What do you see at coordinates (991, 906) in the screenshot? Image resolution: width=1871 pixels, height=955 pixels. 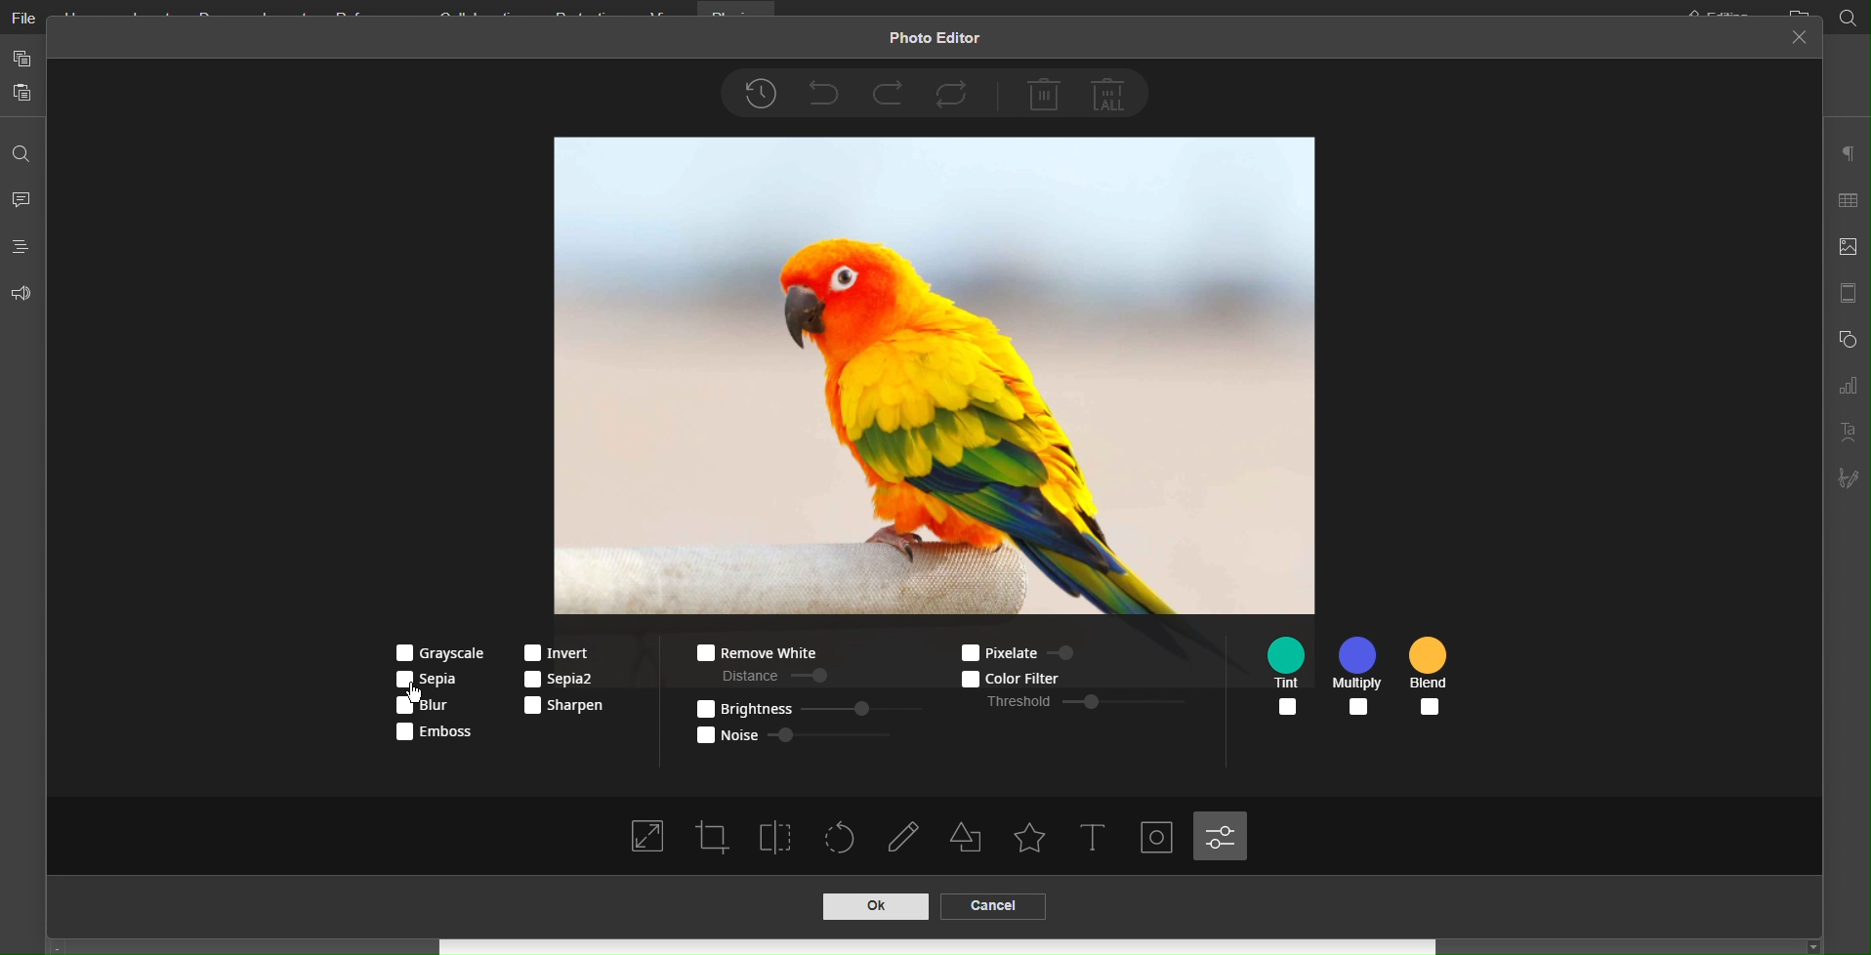 I see `Cancel` at bounding box center [991, 906].